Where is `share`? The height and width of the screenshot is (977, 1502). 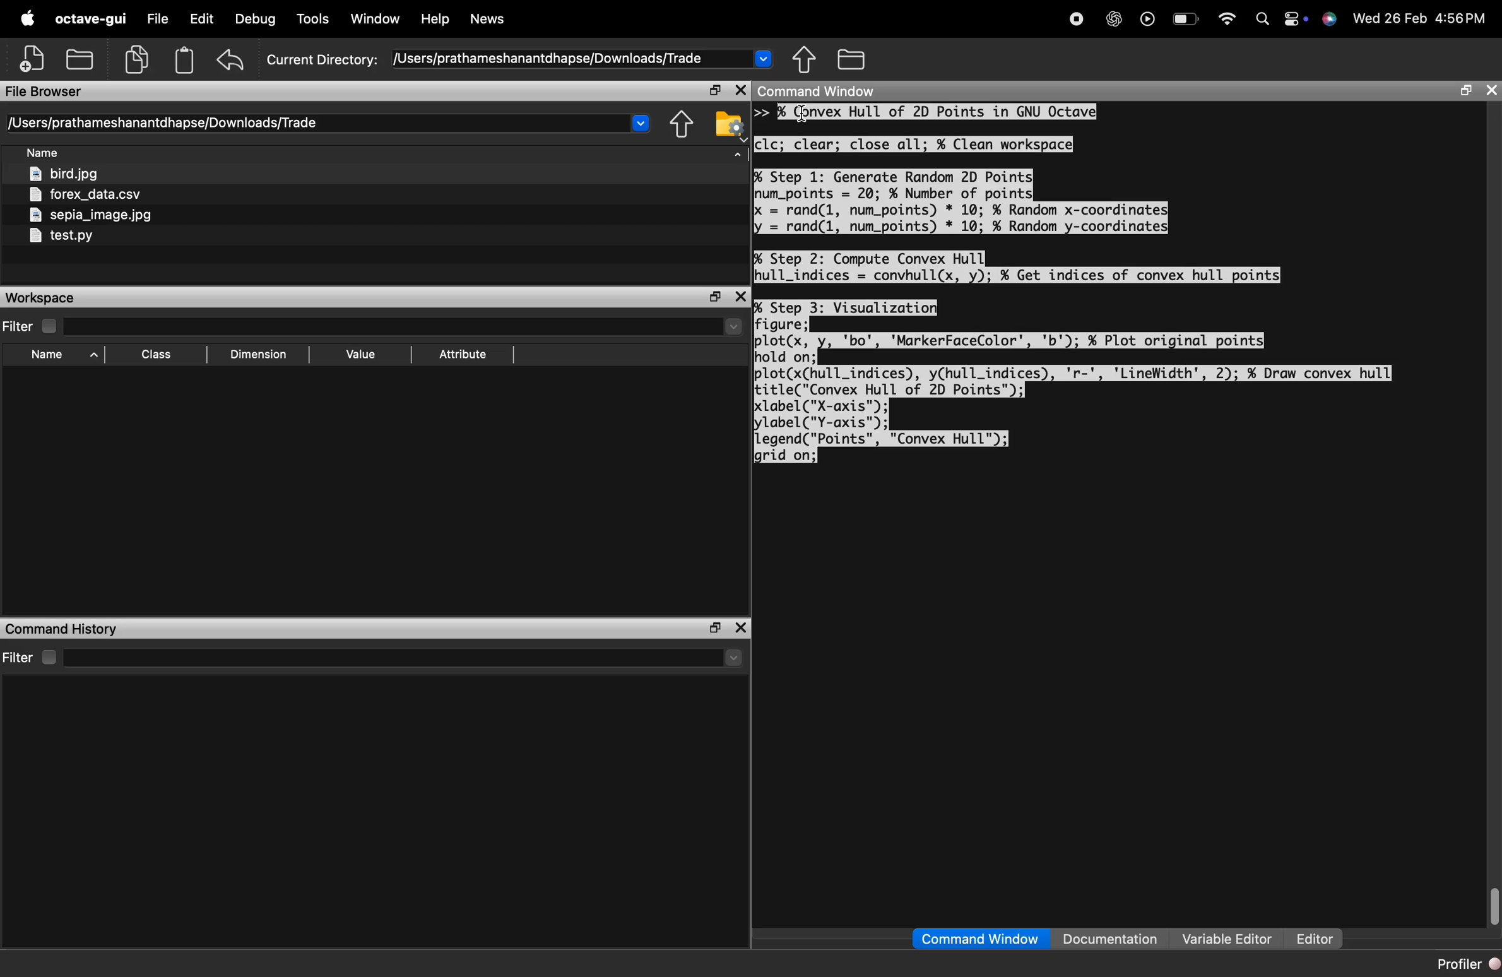 share is located at coordinates (805, 60).